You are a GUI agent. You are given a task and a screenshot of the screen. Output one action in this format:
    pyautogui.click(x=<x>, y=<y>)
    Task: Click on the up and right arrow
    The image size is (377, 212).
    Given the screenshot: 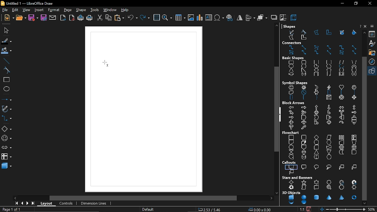 What is the action you would take?
    pyautogui.click(x=291, y=112)
    